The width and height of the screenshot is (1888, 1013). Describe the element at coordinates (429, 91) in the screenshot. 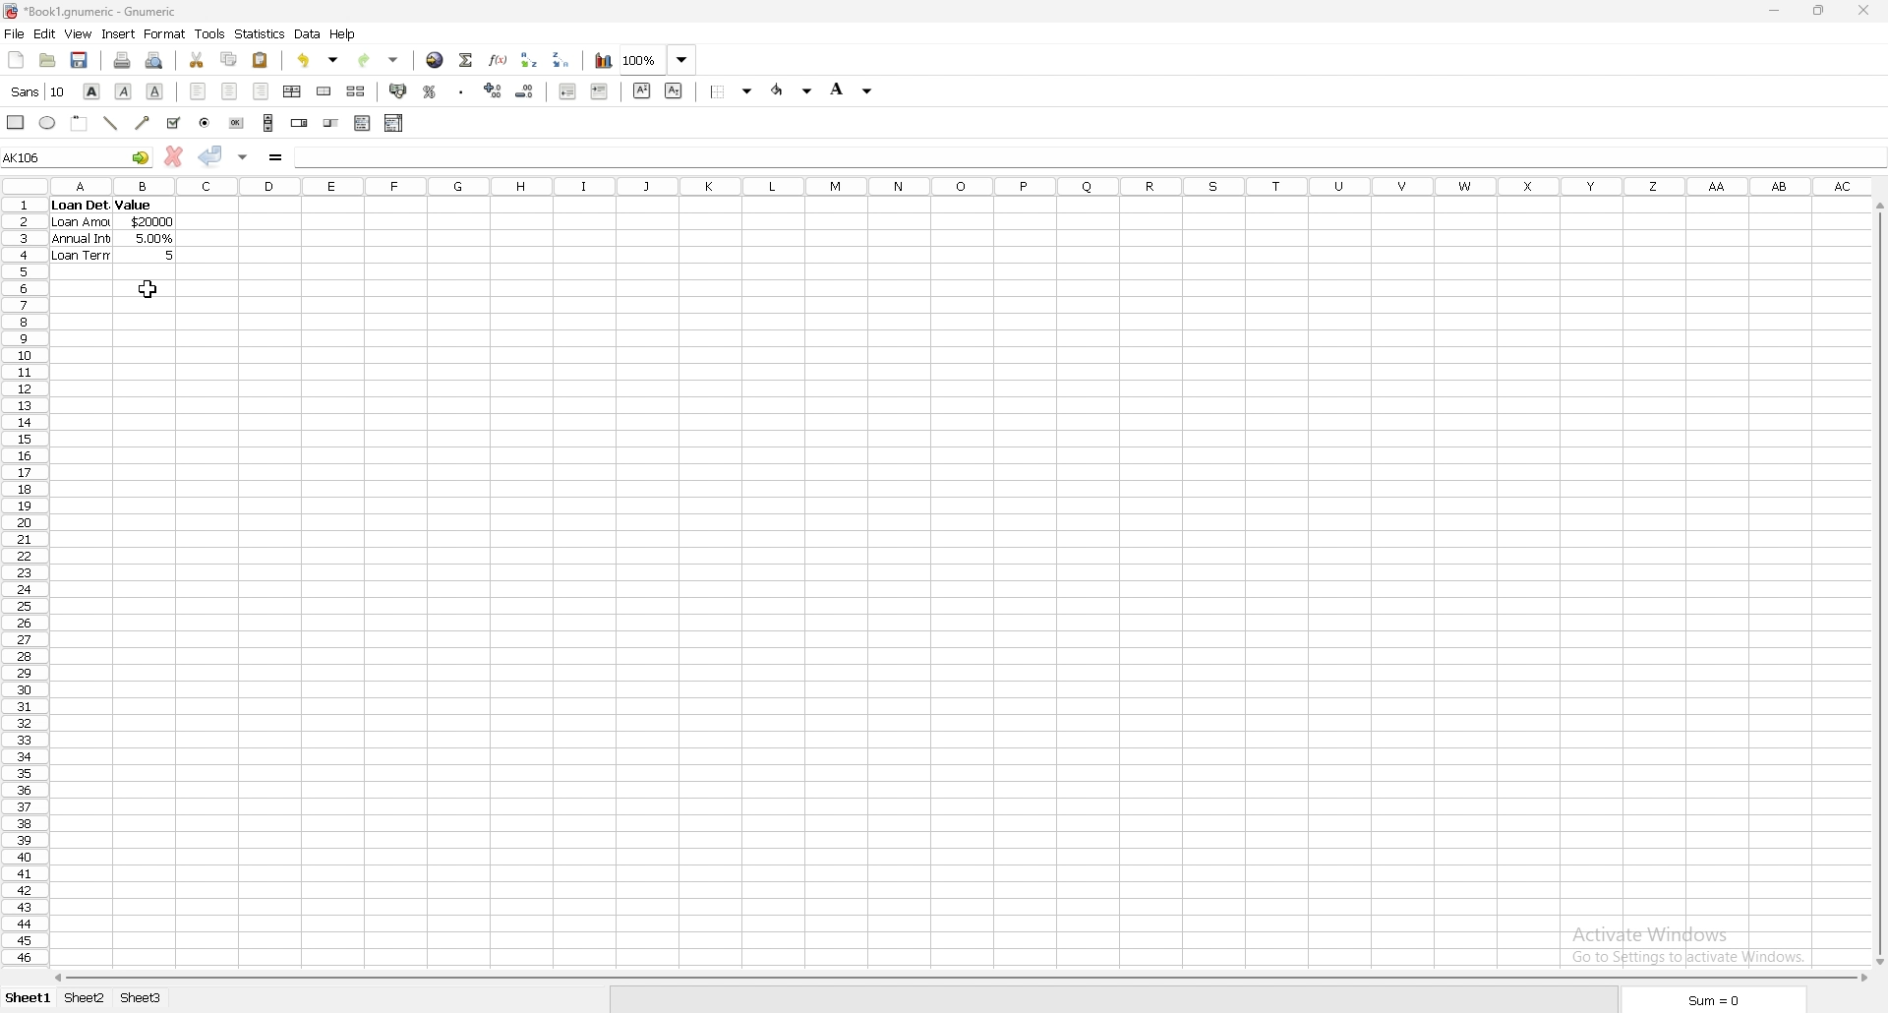

I see `percentage` at that location.